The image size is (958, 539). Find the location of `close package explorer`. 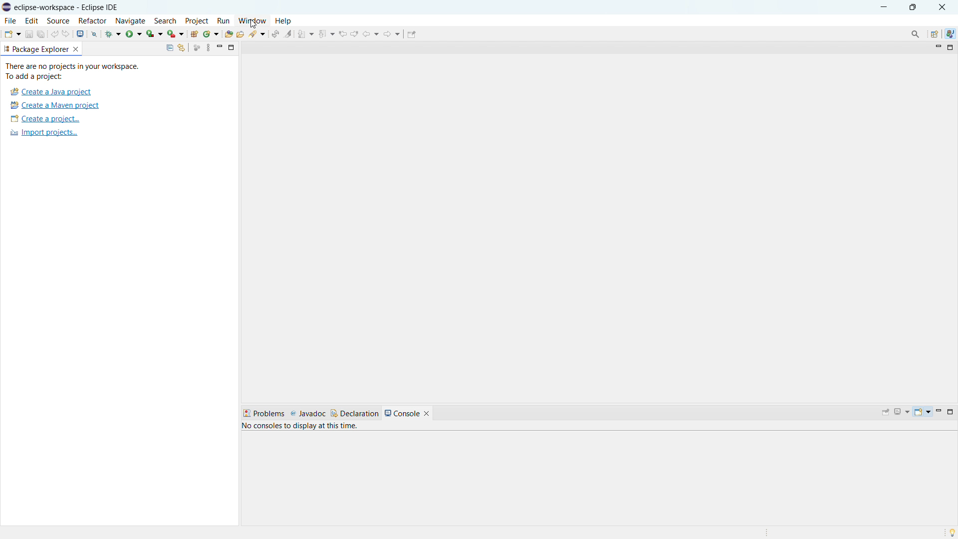

close package explorer is located at coordinates (78, 48).